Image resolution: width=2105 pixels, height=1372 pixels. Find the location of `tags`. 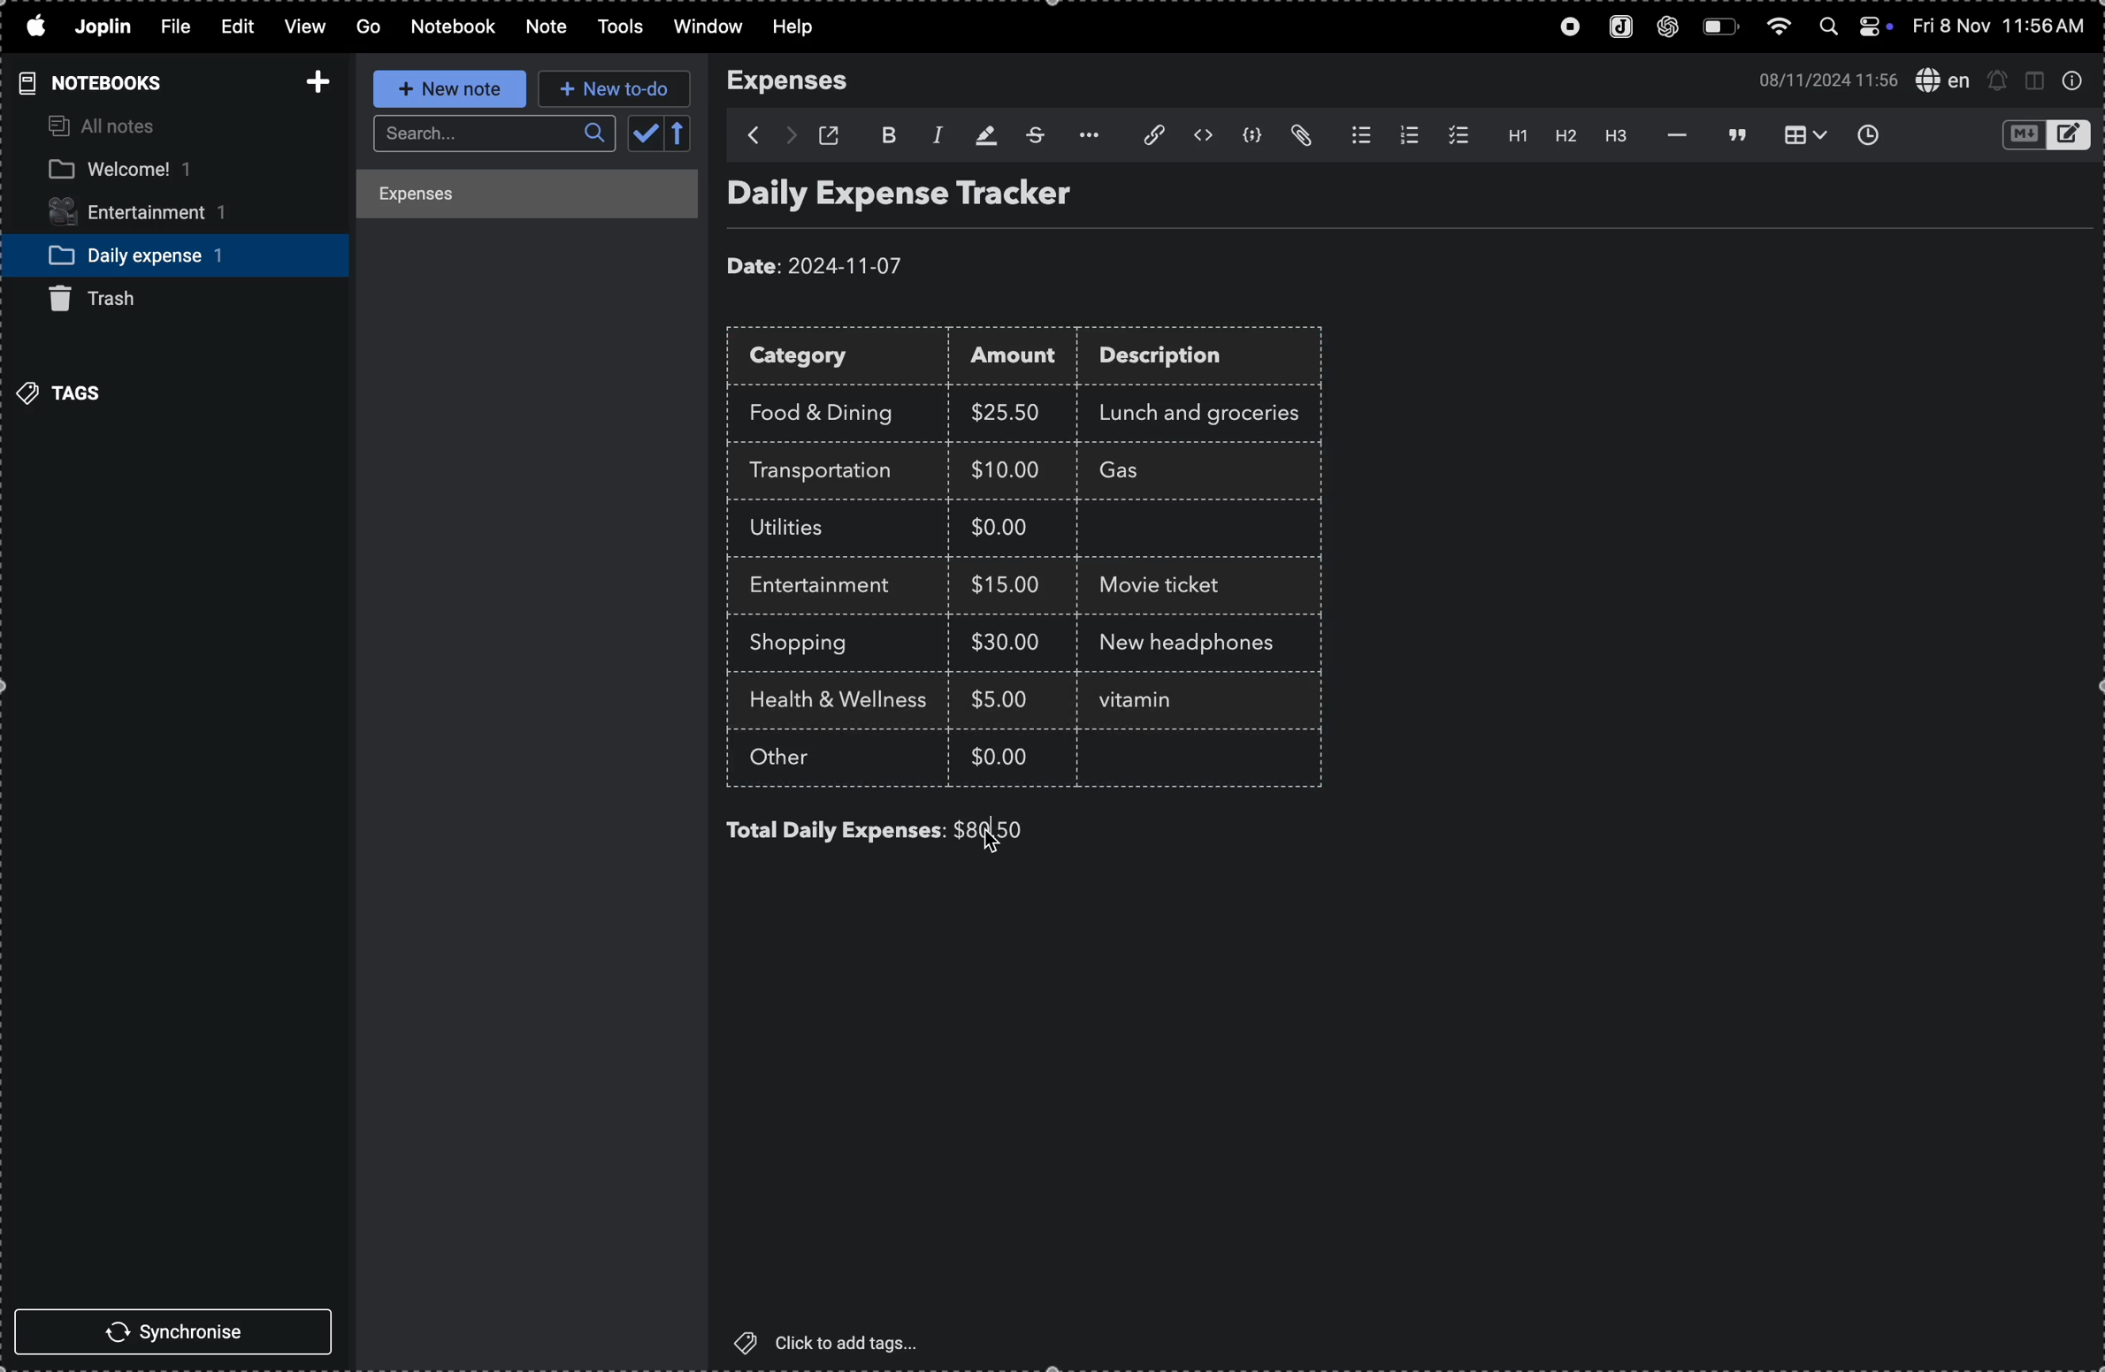

tags is located at coordinates (66, 391).